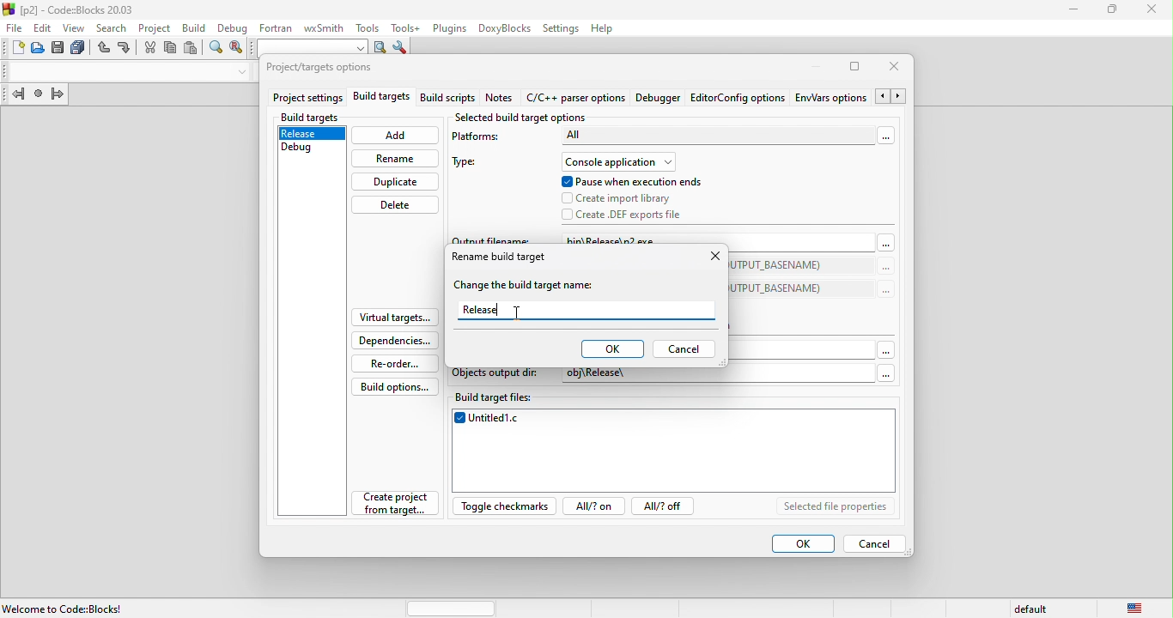 The width and height of the screenshot is (1173, 618). Describe the element at coordinates (400, 49) in the screenshot. I see `show options window` at that location.